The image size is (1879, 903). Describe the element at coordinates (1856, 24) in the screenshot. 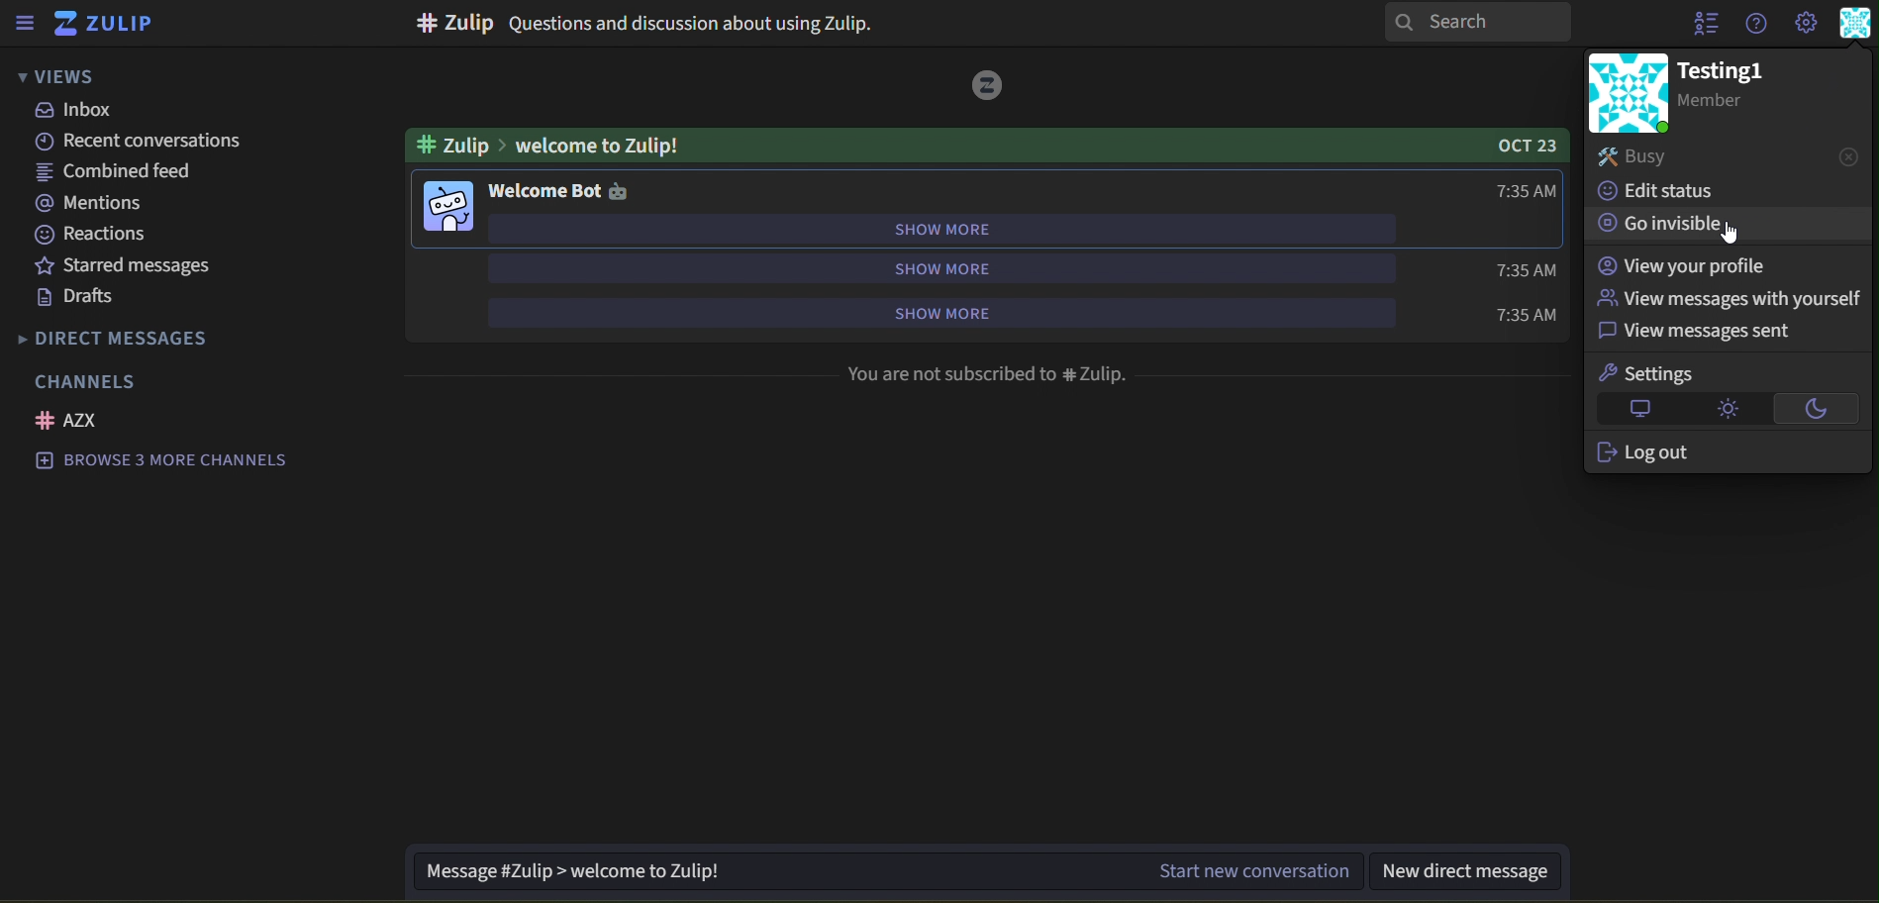

I see `personal menu` at that location.